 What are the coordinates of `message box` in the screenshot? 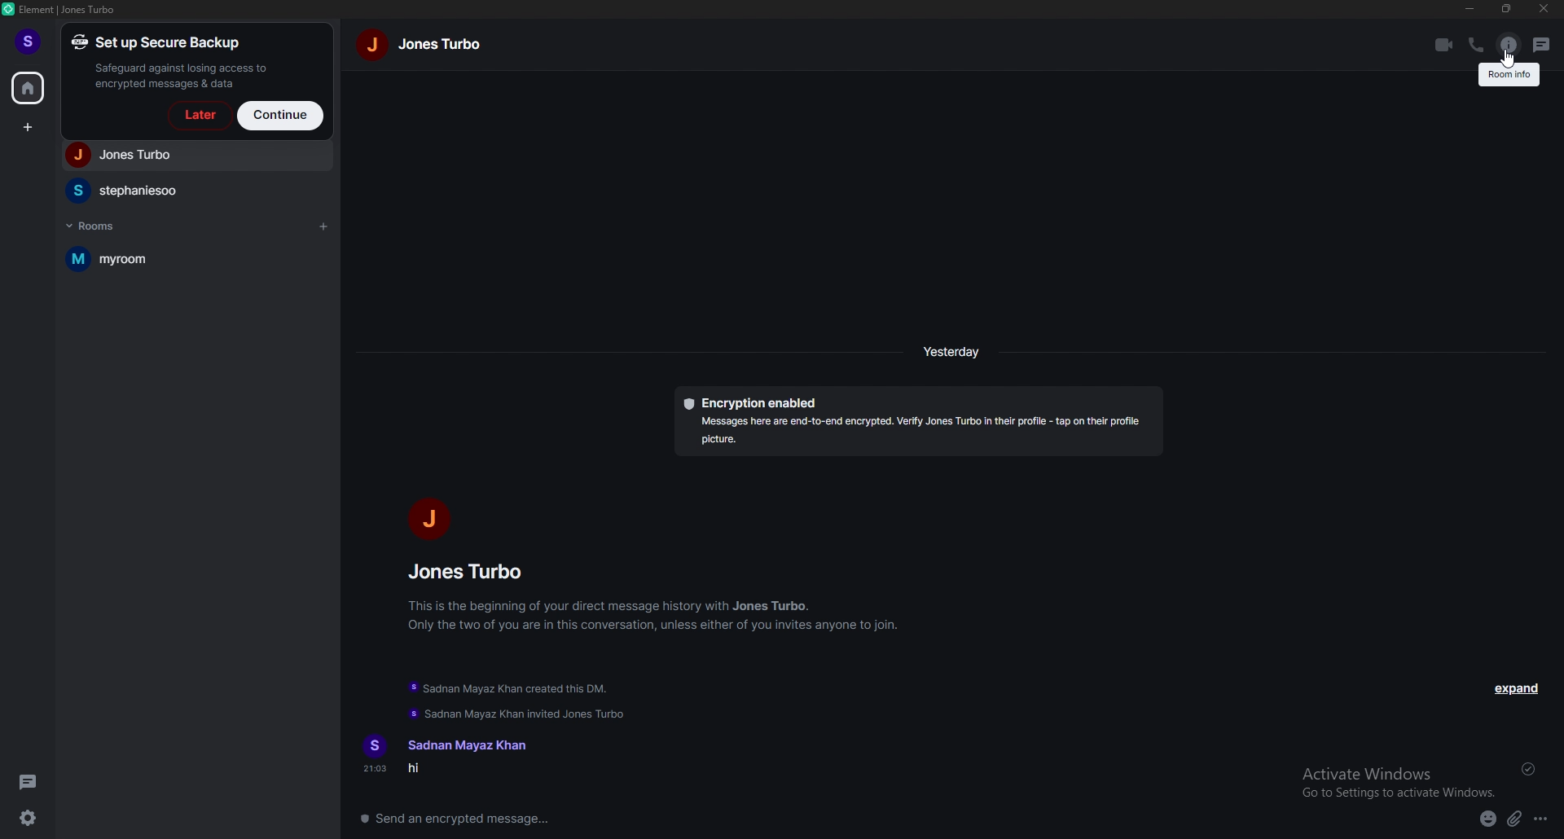 It's located at (466, 817).